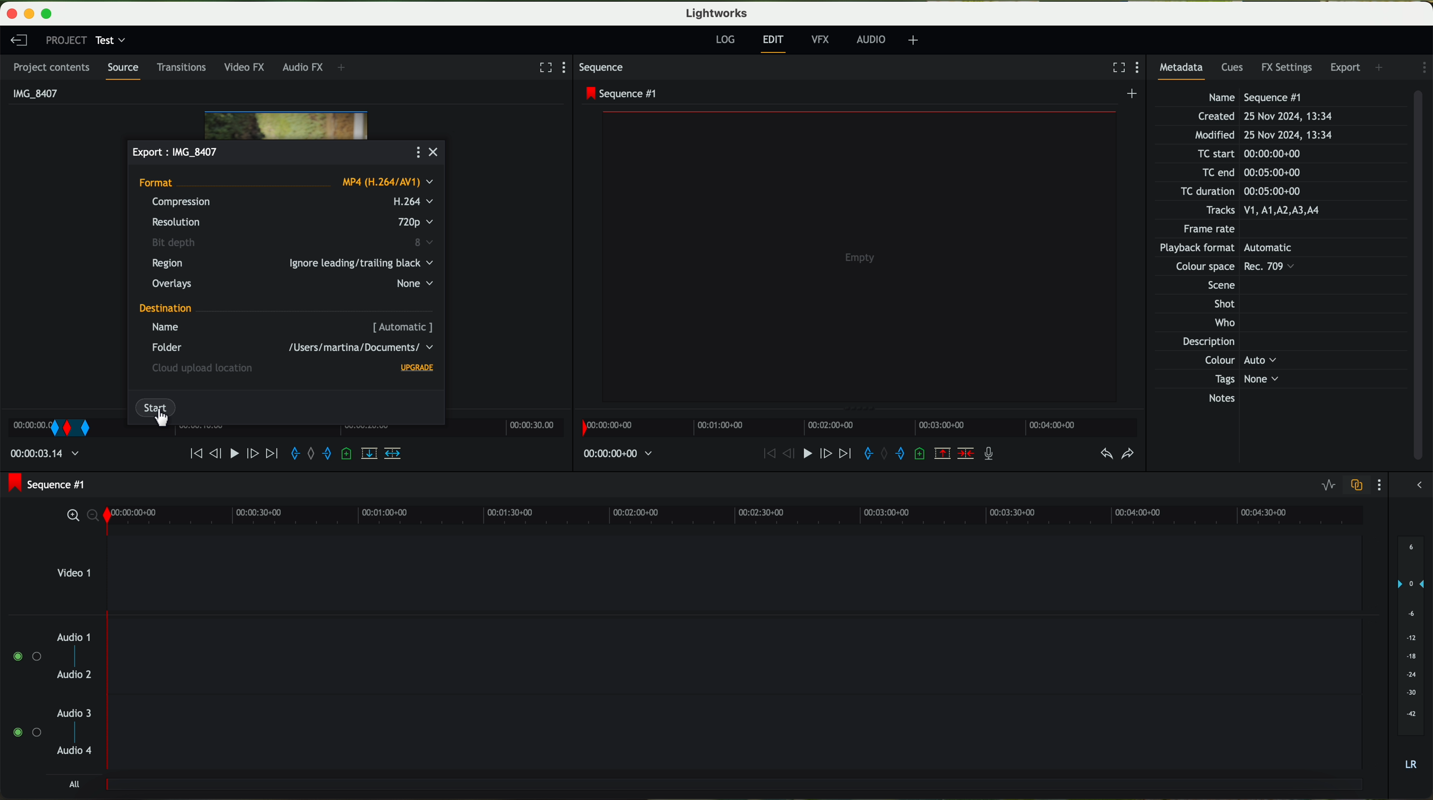 Image resolution: width=1433 pixels, height=800 pixels. I want to click on video FX, so click(247, 68).